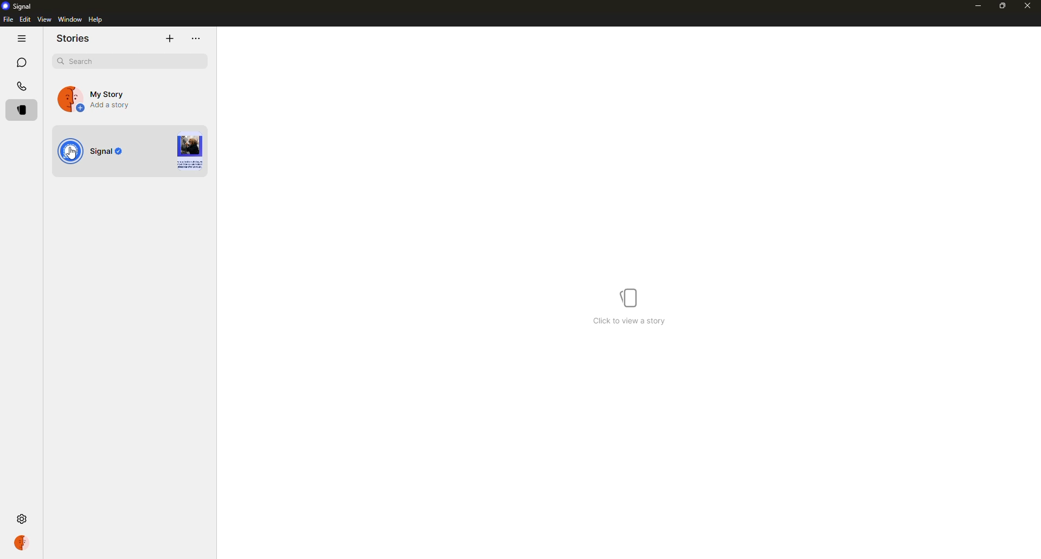 Image resolution: width=1041 pixels, height=559 pixels. What do you see at coordinates (23, 519) in the screenshot?
I see `settings` at bounding box center [23, 519].